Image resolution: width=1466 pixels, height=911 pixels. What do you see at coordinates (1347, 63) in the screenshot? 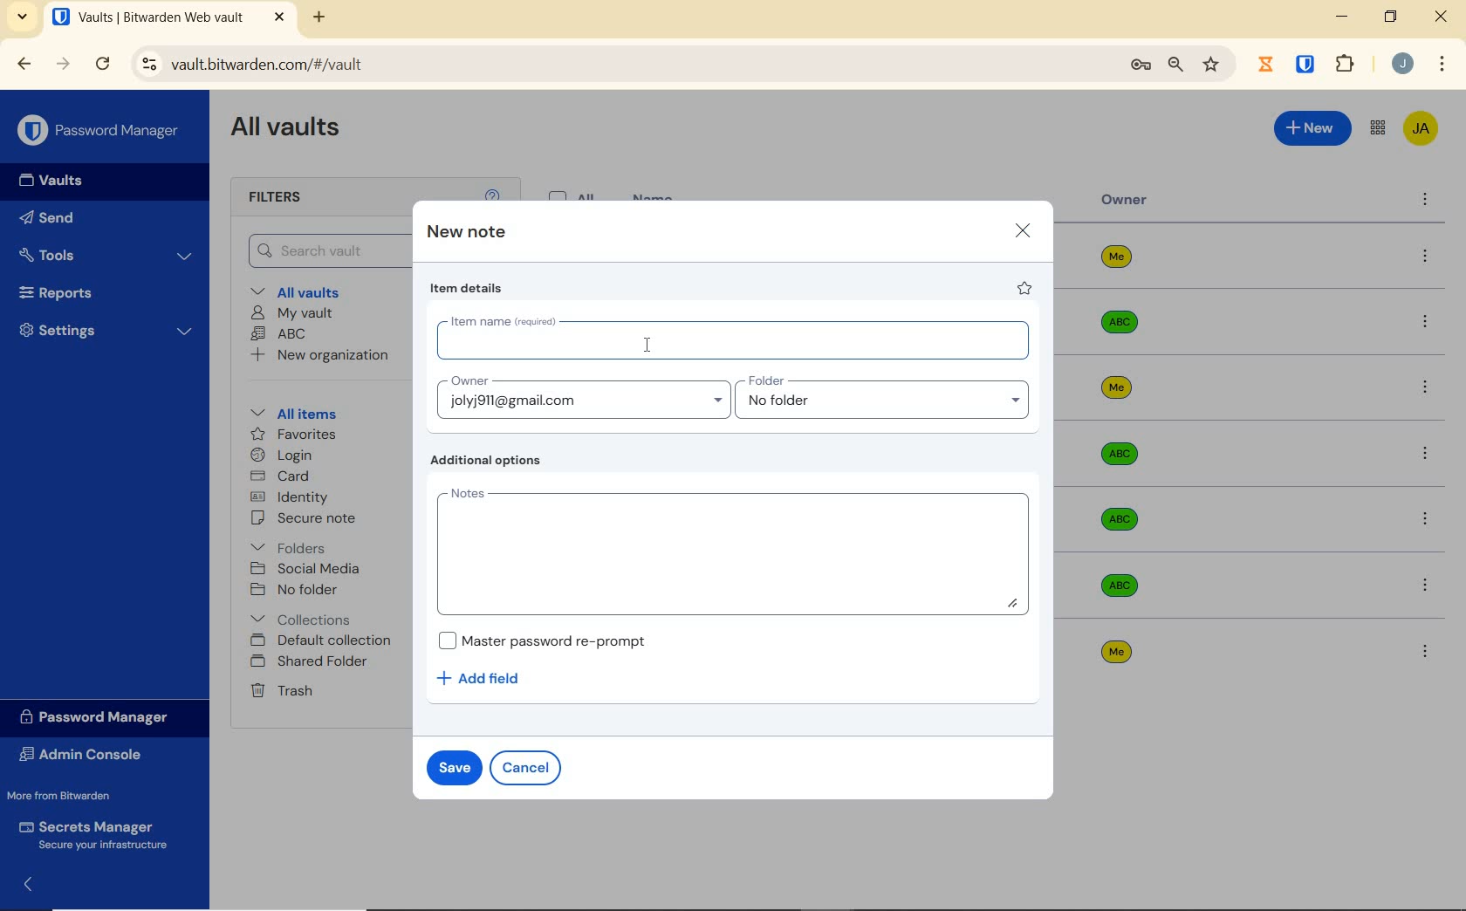
I see `extensions` at bounding box center [1347, 63].